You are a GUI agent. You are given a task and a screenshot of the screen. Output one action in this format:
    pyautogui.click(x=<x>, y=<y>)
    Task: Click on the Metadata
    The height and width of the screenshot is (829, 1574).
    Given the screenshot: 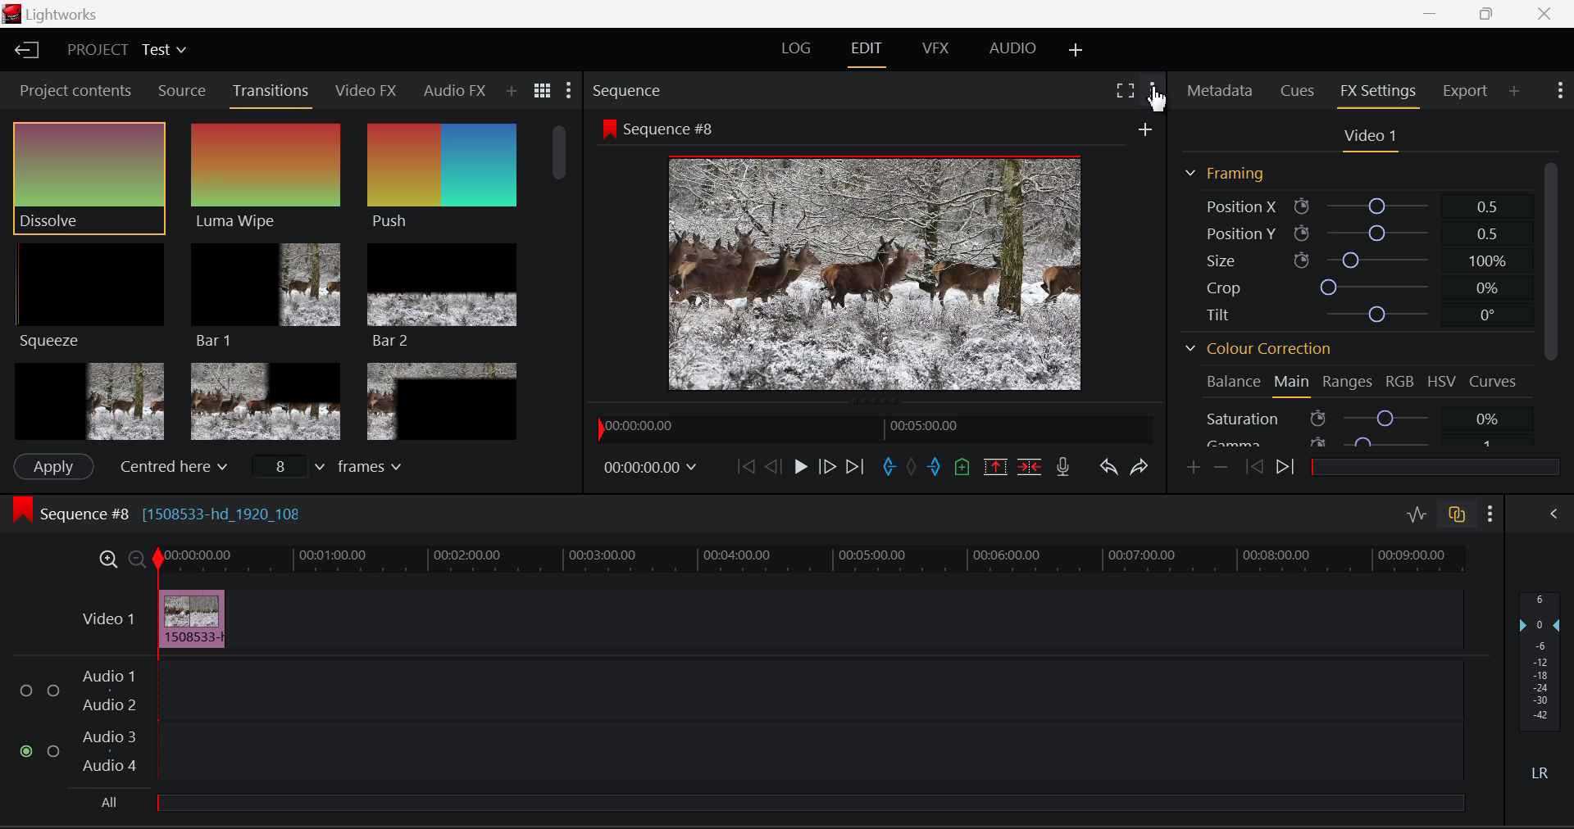 What is the action you would take?
    pyautogui.click(x=1221, y=91)
    